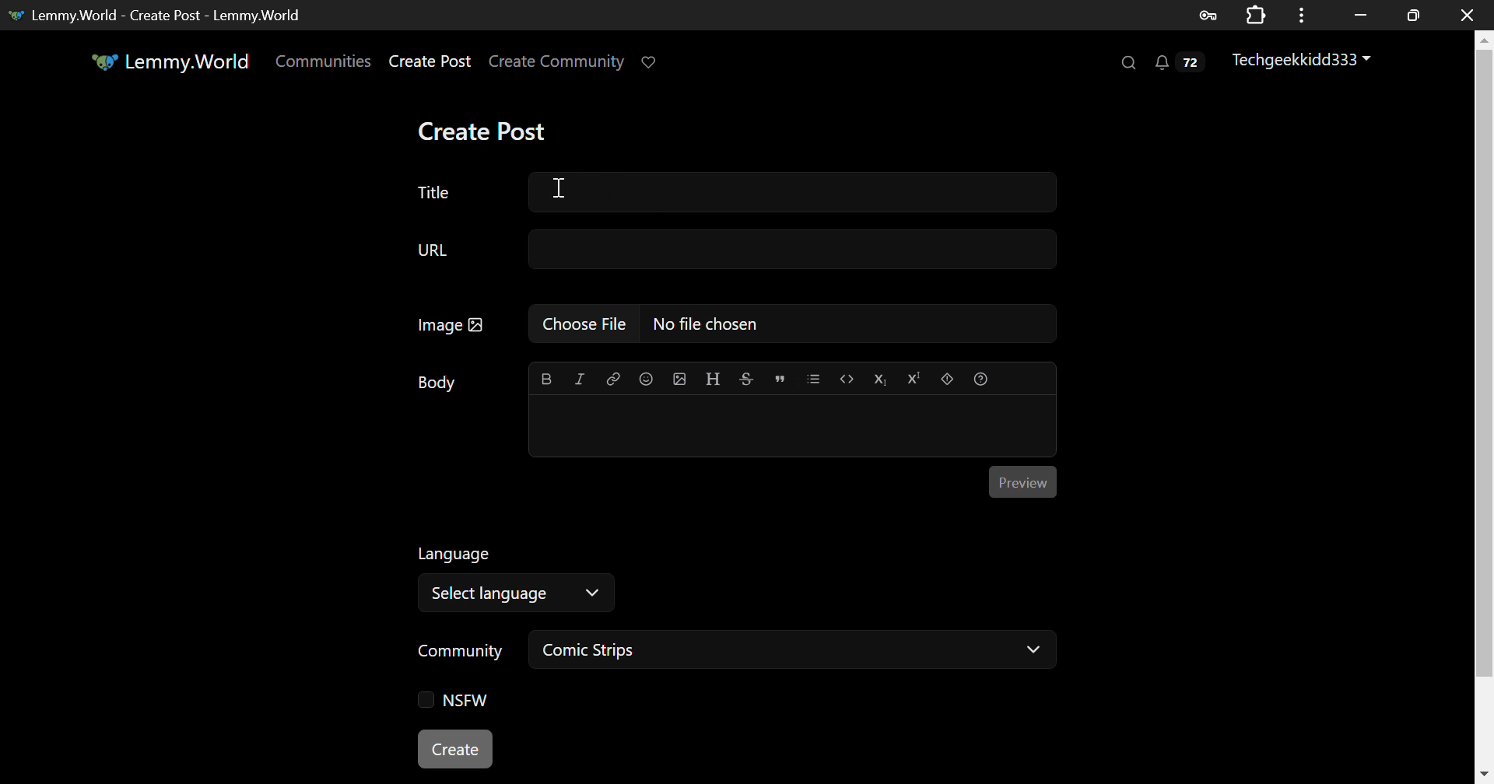 This screenshot has height=784, width=1494. Describe the element at coordinates (545, 380) in the screenshot. I see `Bold` at that location.